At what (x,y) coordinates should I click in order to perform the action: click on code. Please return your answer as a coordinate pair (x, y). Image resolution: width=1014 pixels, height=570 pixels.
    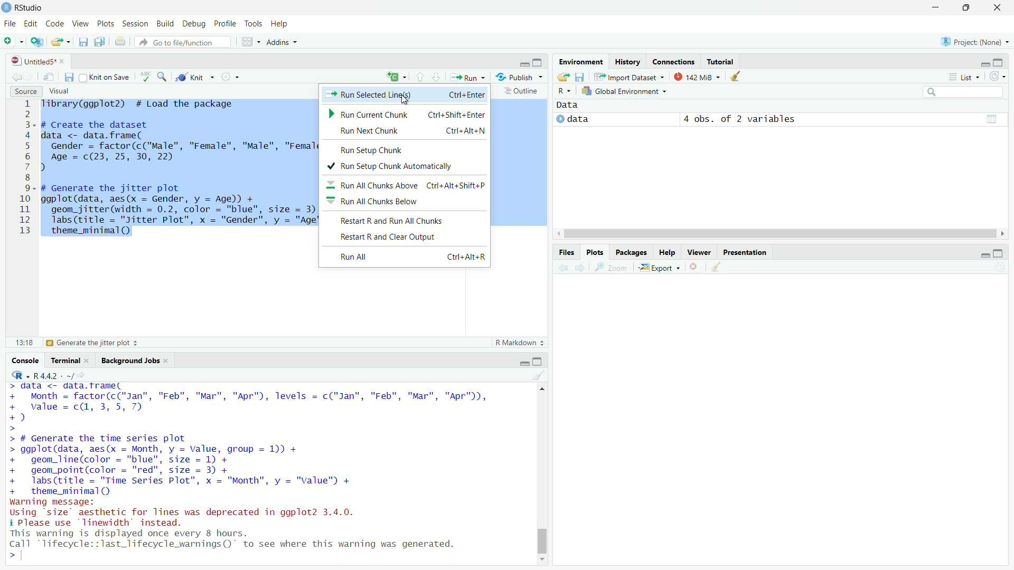
    Looking at the image, I should click on (53, 23).